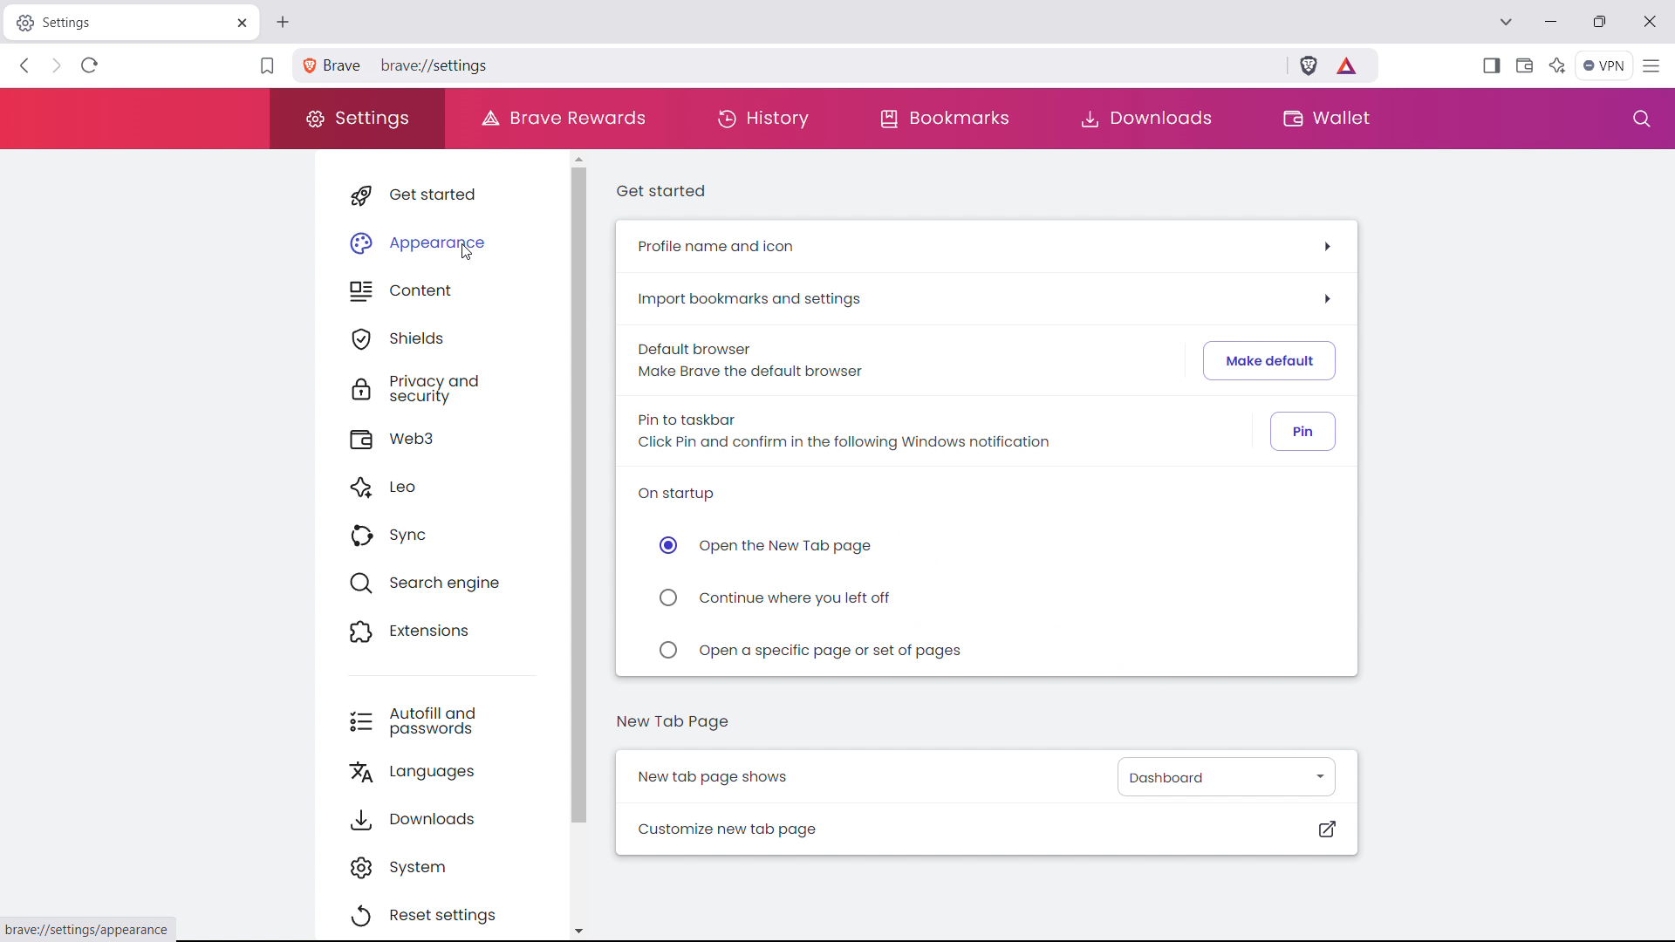 The image size is (1675, 942). I want to click on scrollbar, so click(585, 494).